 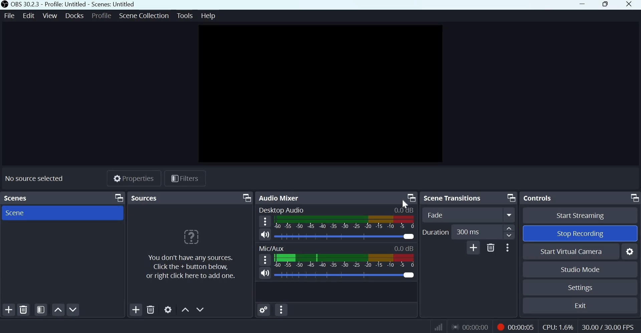 I want to click on Move scene up, so click(x=58, y=310).